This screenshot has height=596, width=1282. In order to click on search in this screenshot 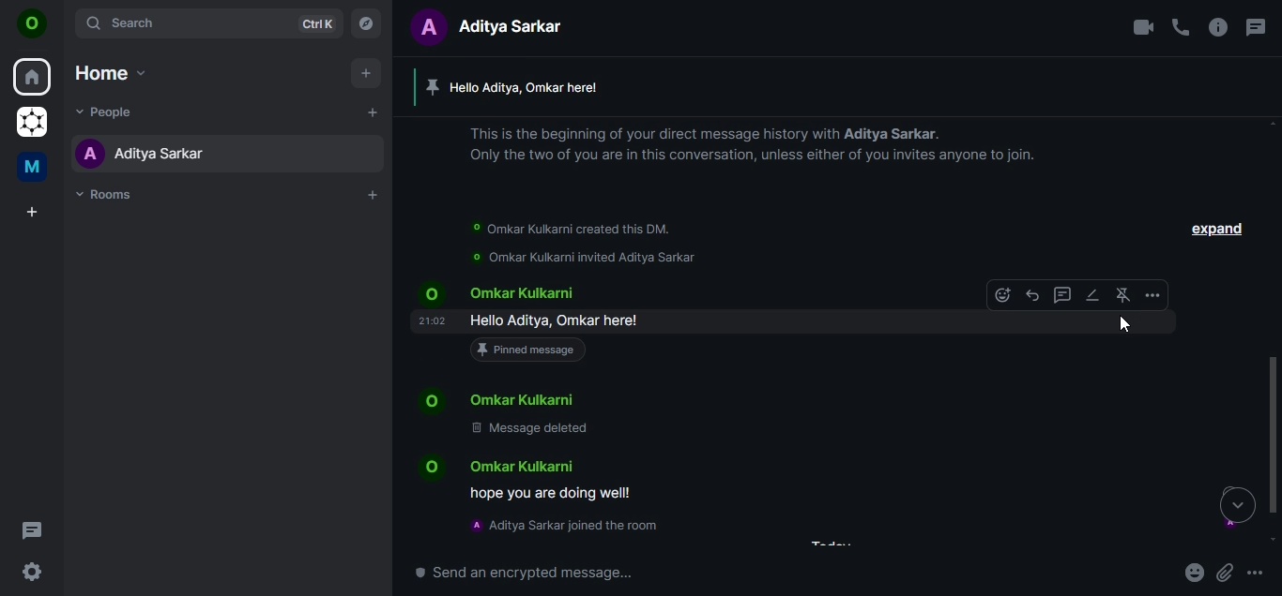, I will do `click(208, 22)`.